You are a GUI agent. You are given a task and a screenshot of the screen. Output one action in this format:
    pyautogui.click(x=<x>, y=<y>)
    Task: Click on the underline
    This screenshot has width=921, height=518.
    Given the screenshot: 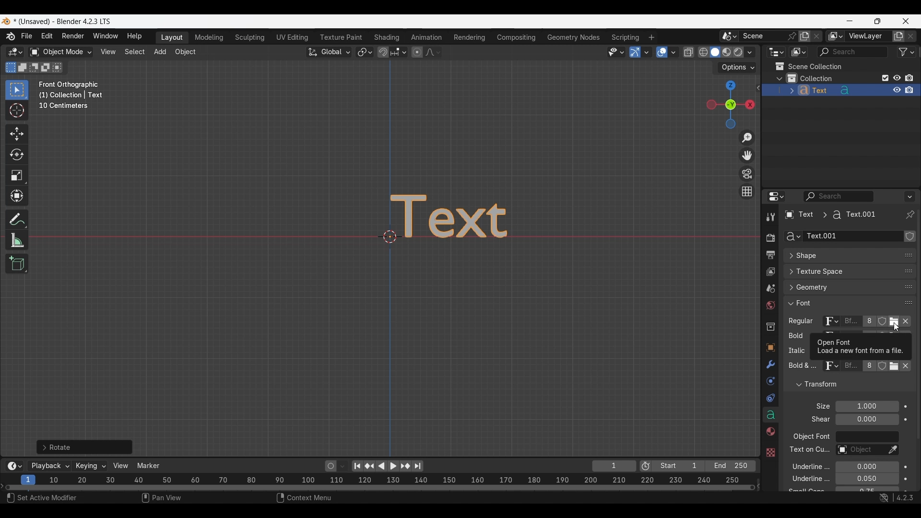 What is the action you would take?
    pyautogui.click(x=803, y=480)
    